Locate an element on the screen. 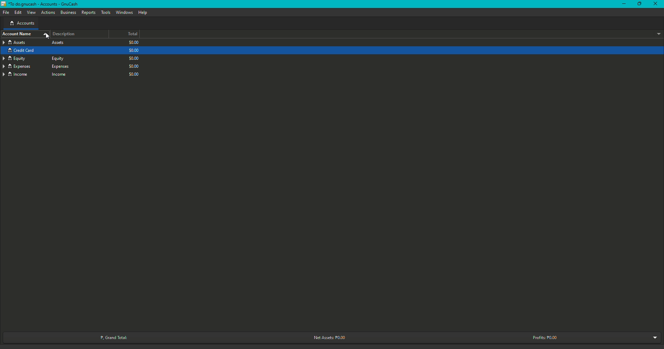  Credit Card is located at coordinates (22, 51).